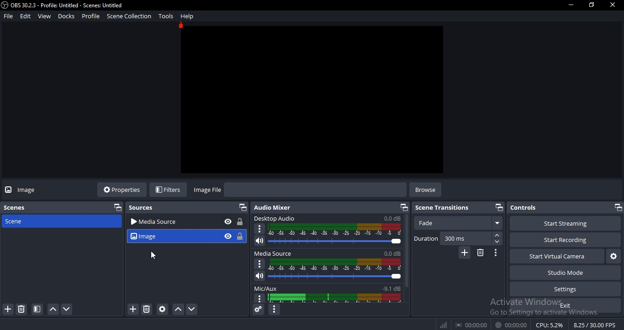 The image size is (624, 330). What do you see at coordinates (336, 298) in the screenshot?
I see `display` at bounding box center [336, 298].